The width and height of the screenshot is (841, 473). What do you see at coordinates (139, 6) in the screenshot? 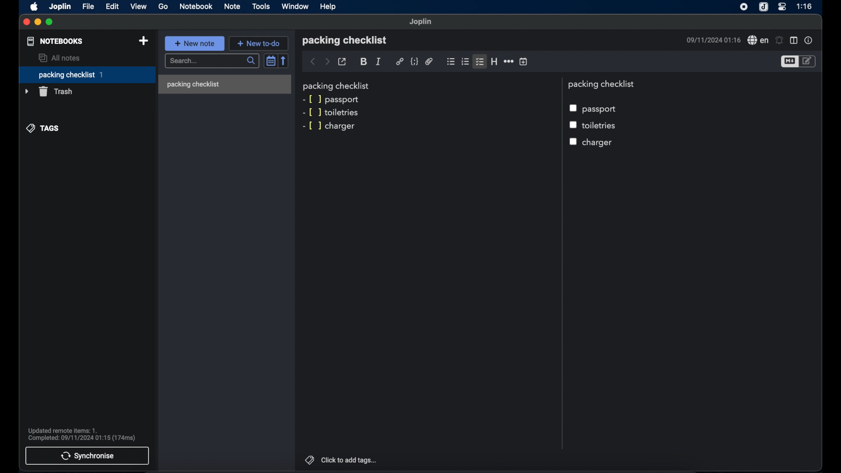
I see `view` at bounding box center [139, 6].